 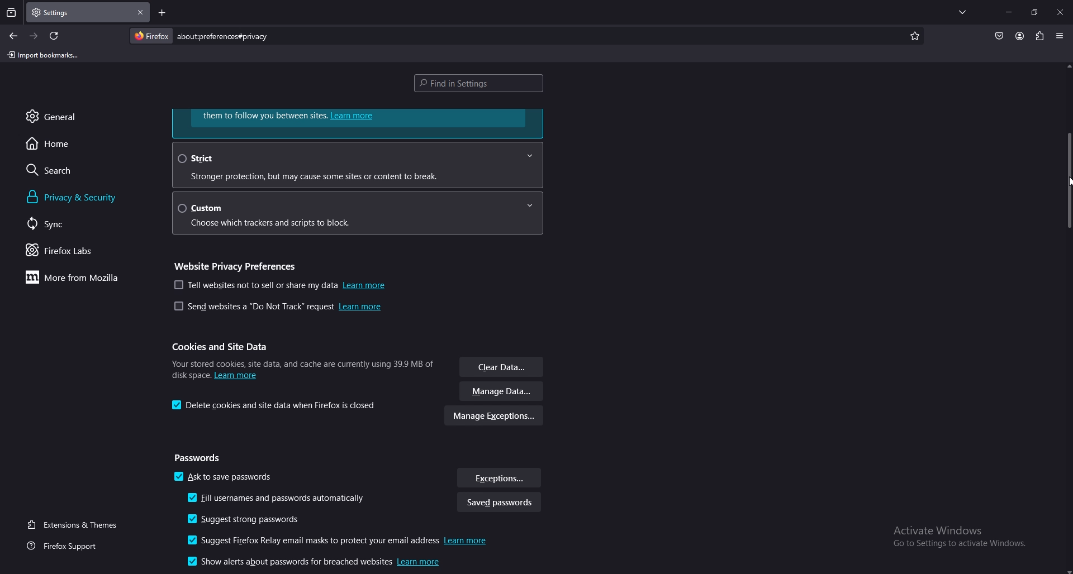 I want to click on close tab, so click(x=140, y=13).